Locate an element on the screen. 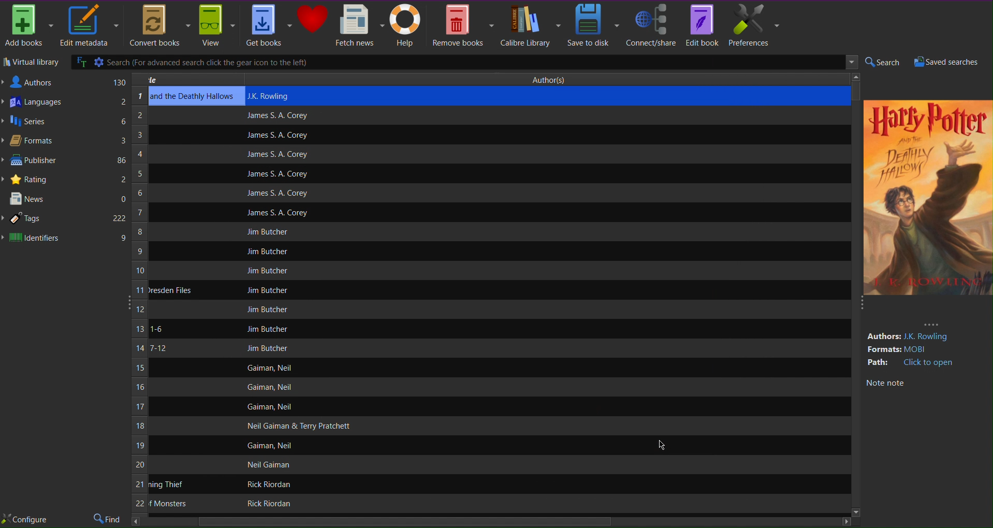  Jim Butcher is located at coordinates (268, 329).